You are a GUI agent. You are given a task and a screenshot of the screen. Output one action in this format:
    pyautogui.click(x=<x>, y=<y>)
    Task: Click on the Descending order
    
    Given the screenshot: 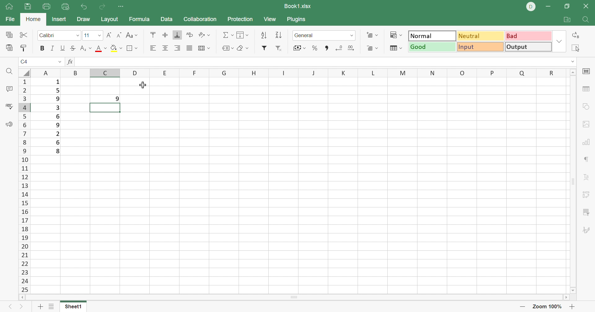 What is the action you would take?
    pyautogui.click(x=278, y=35)
    